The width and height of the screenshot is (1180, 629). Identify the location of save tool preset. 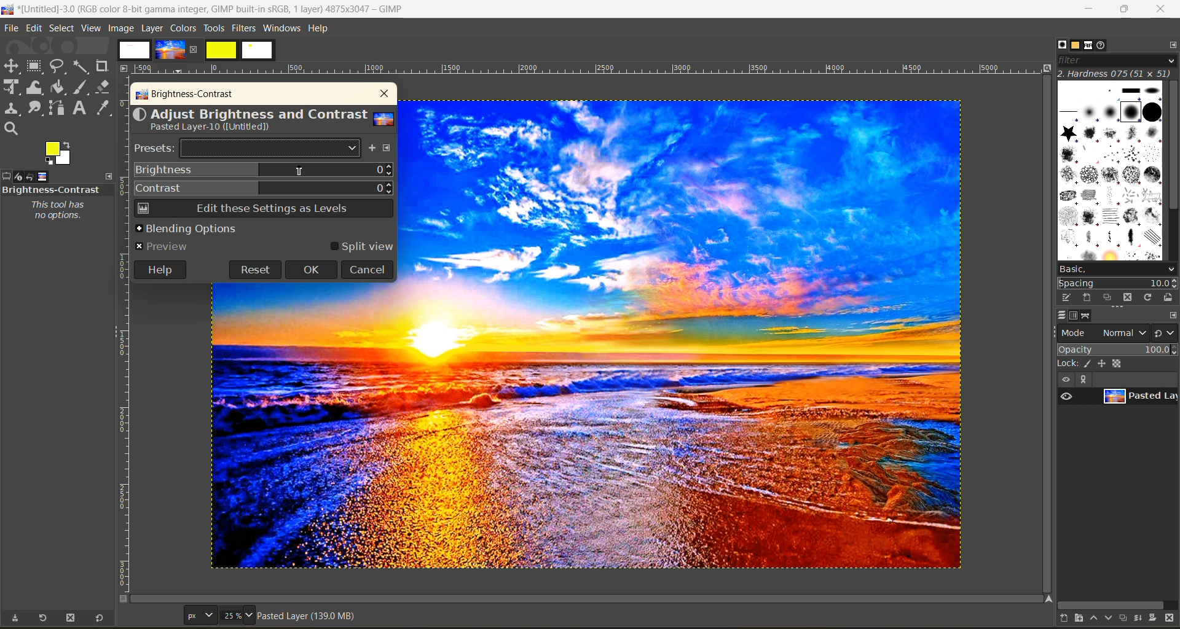
(15, 618).